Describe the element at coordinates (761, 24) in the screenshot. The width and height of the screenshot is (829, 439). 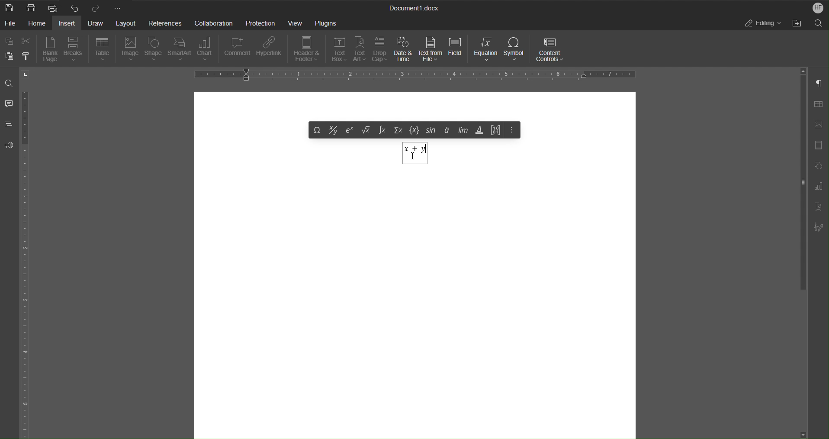
I see `Editing` at that location.